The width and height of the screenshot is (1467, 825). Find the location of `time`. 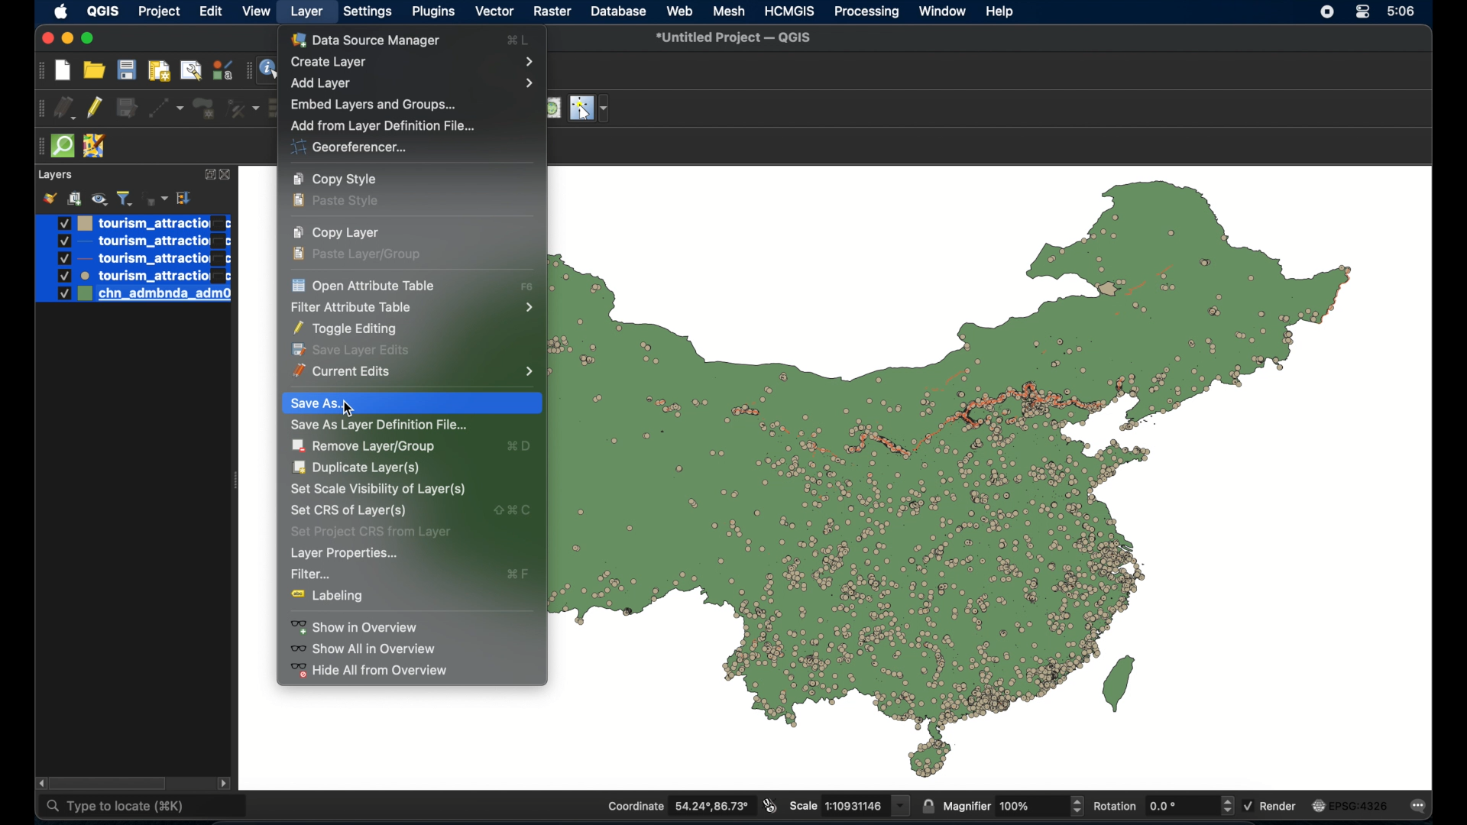

time is located at coordinates (1403, 11).